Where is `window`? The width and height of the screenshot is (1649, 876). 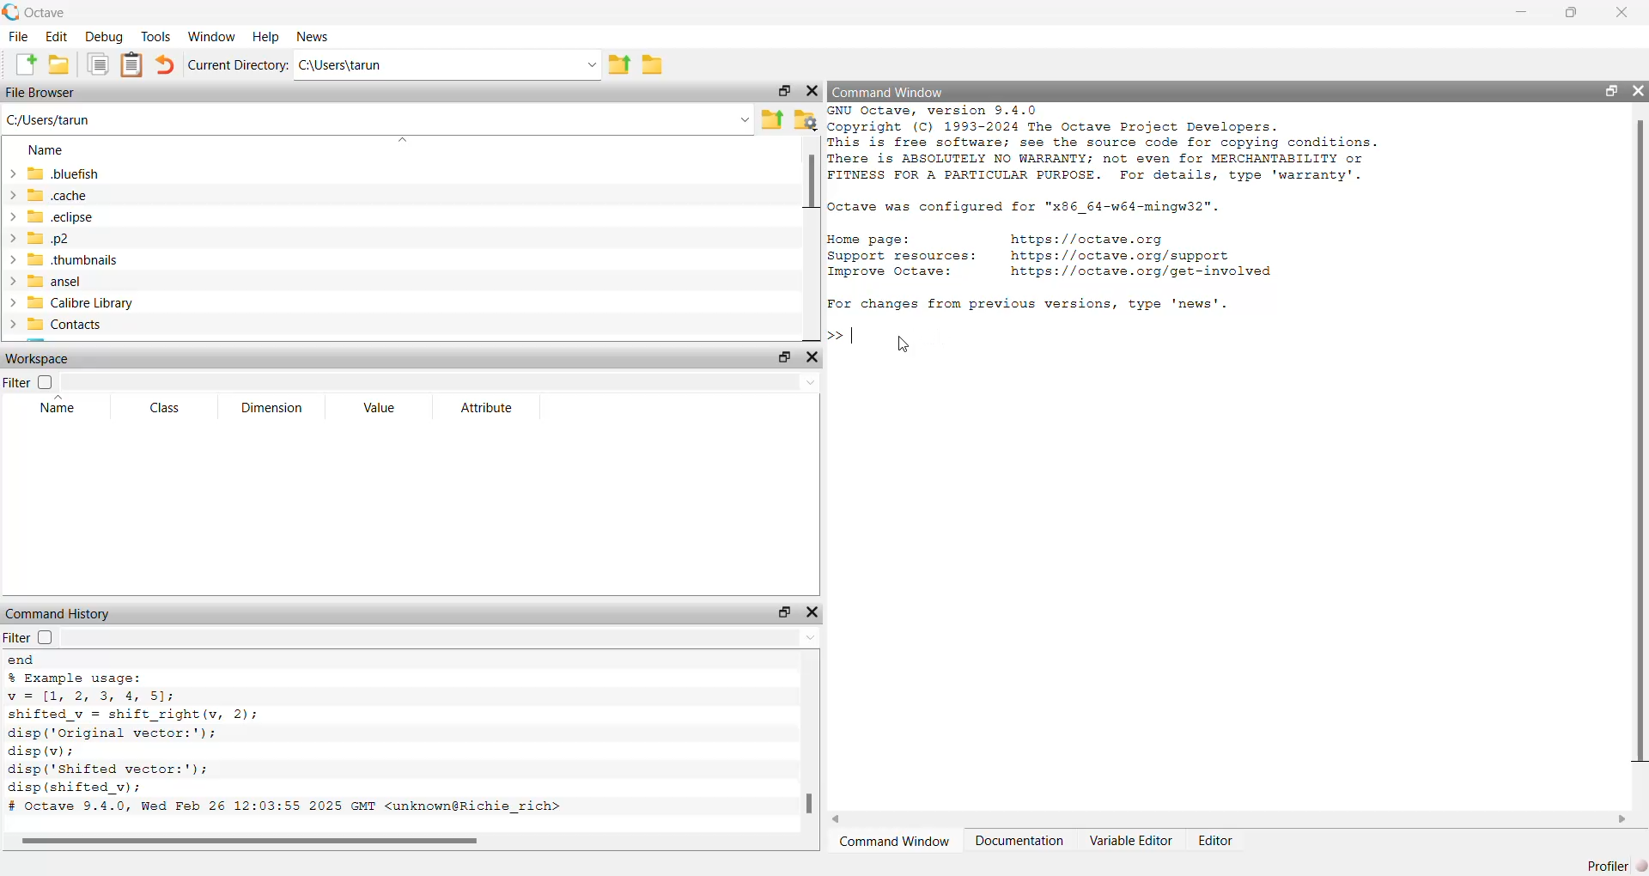
window is located at coordinates (210, 37).